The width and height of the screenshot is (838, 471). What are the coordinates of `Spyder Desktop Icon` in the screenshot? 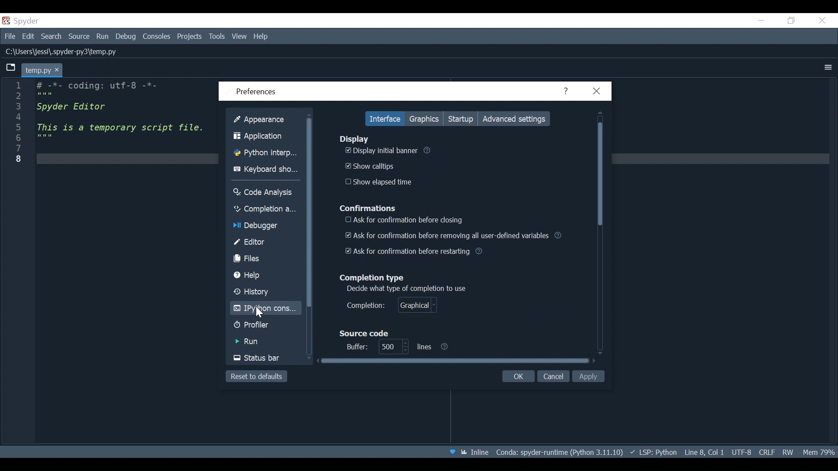 It's located at (22, 21).